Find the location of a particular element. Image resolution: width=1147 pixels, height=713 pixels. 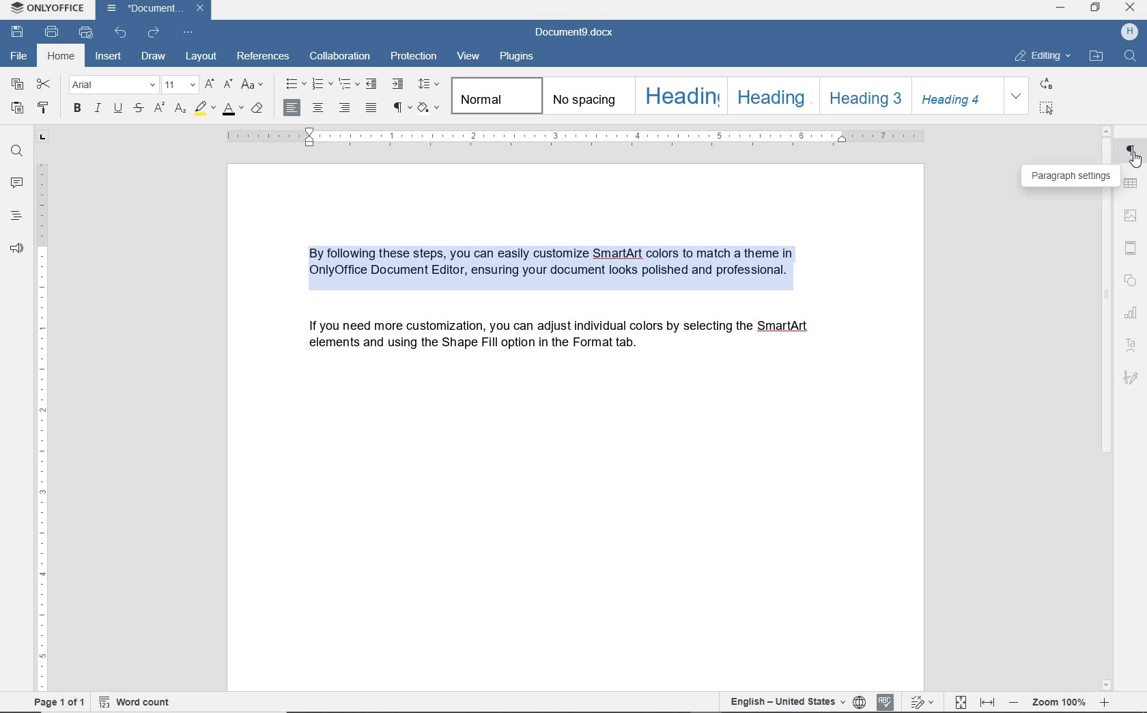

multilevel list is located at coordinates (347, 86).